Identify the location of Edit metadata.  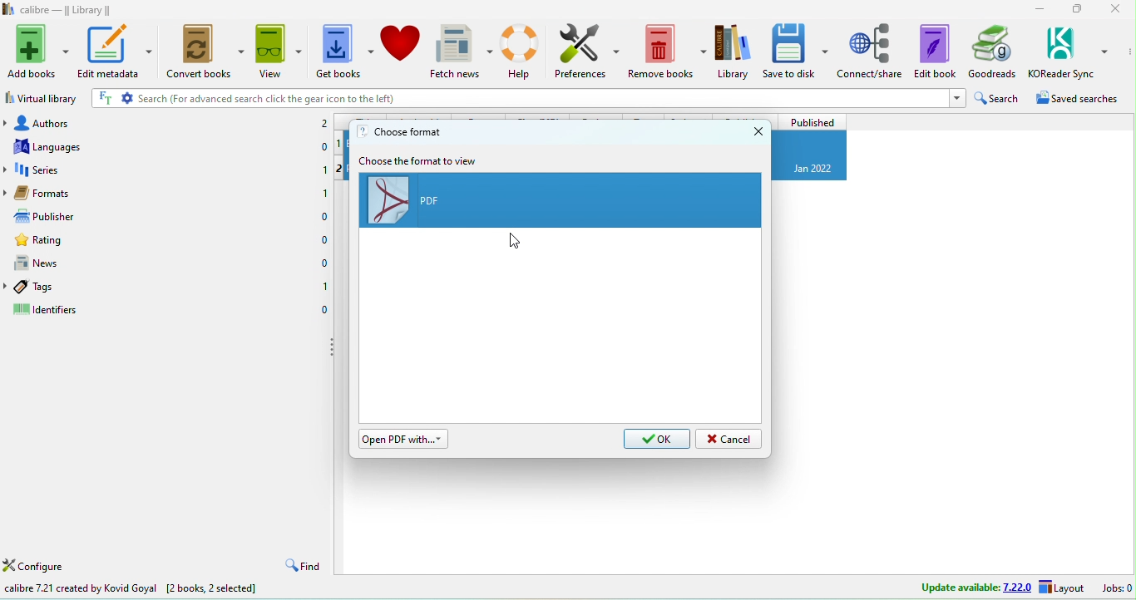
(118, 51).